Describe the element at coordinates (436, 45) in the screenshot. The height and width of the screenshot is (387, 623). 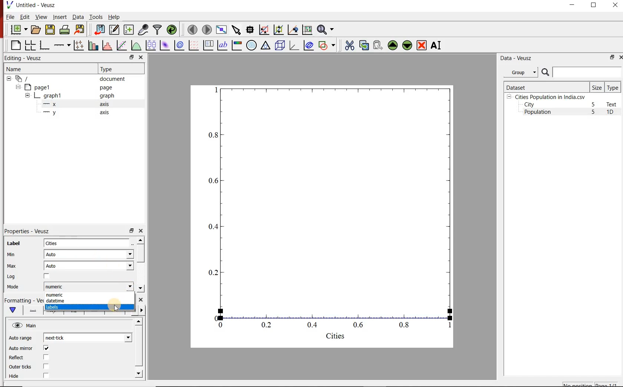
I see `renames the selected widget` at that location.